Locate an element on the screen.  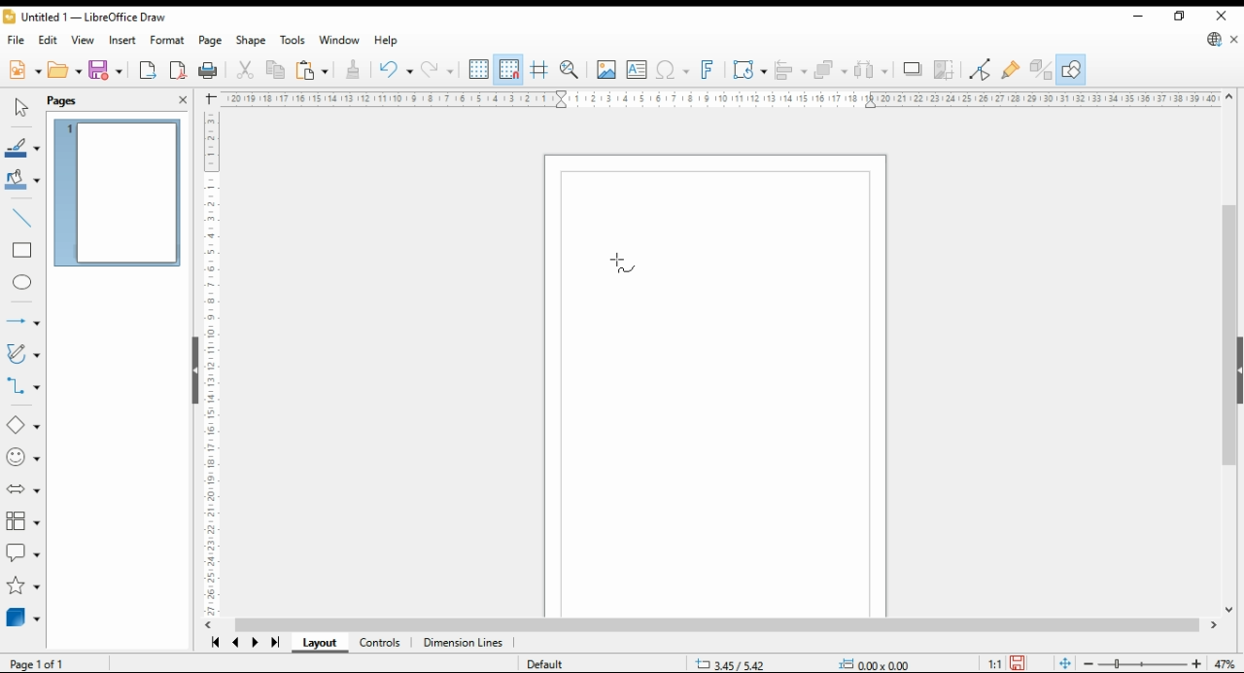
insert image is located at coordinates (605, 70).